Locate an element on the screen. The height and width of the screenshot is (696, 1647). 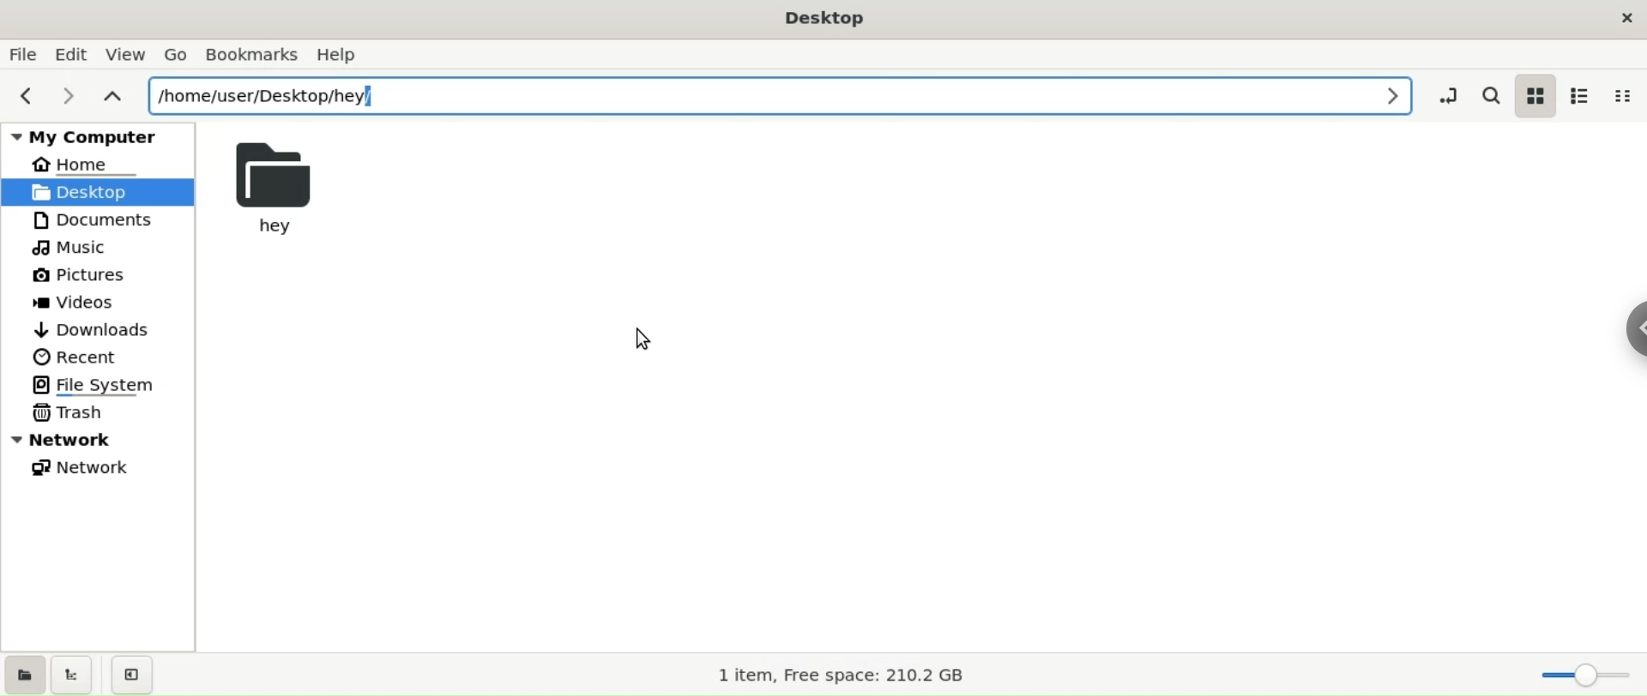
bookmarks is located at coordinates (251, 54).